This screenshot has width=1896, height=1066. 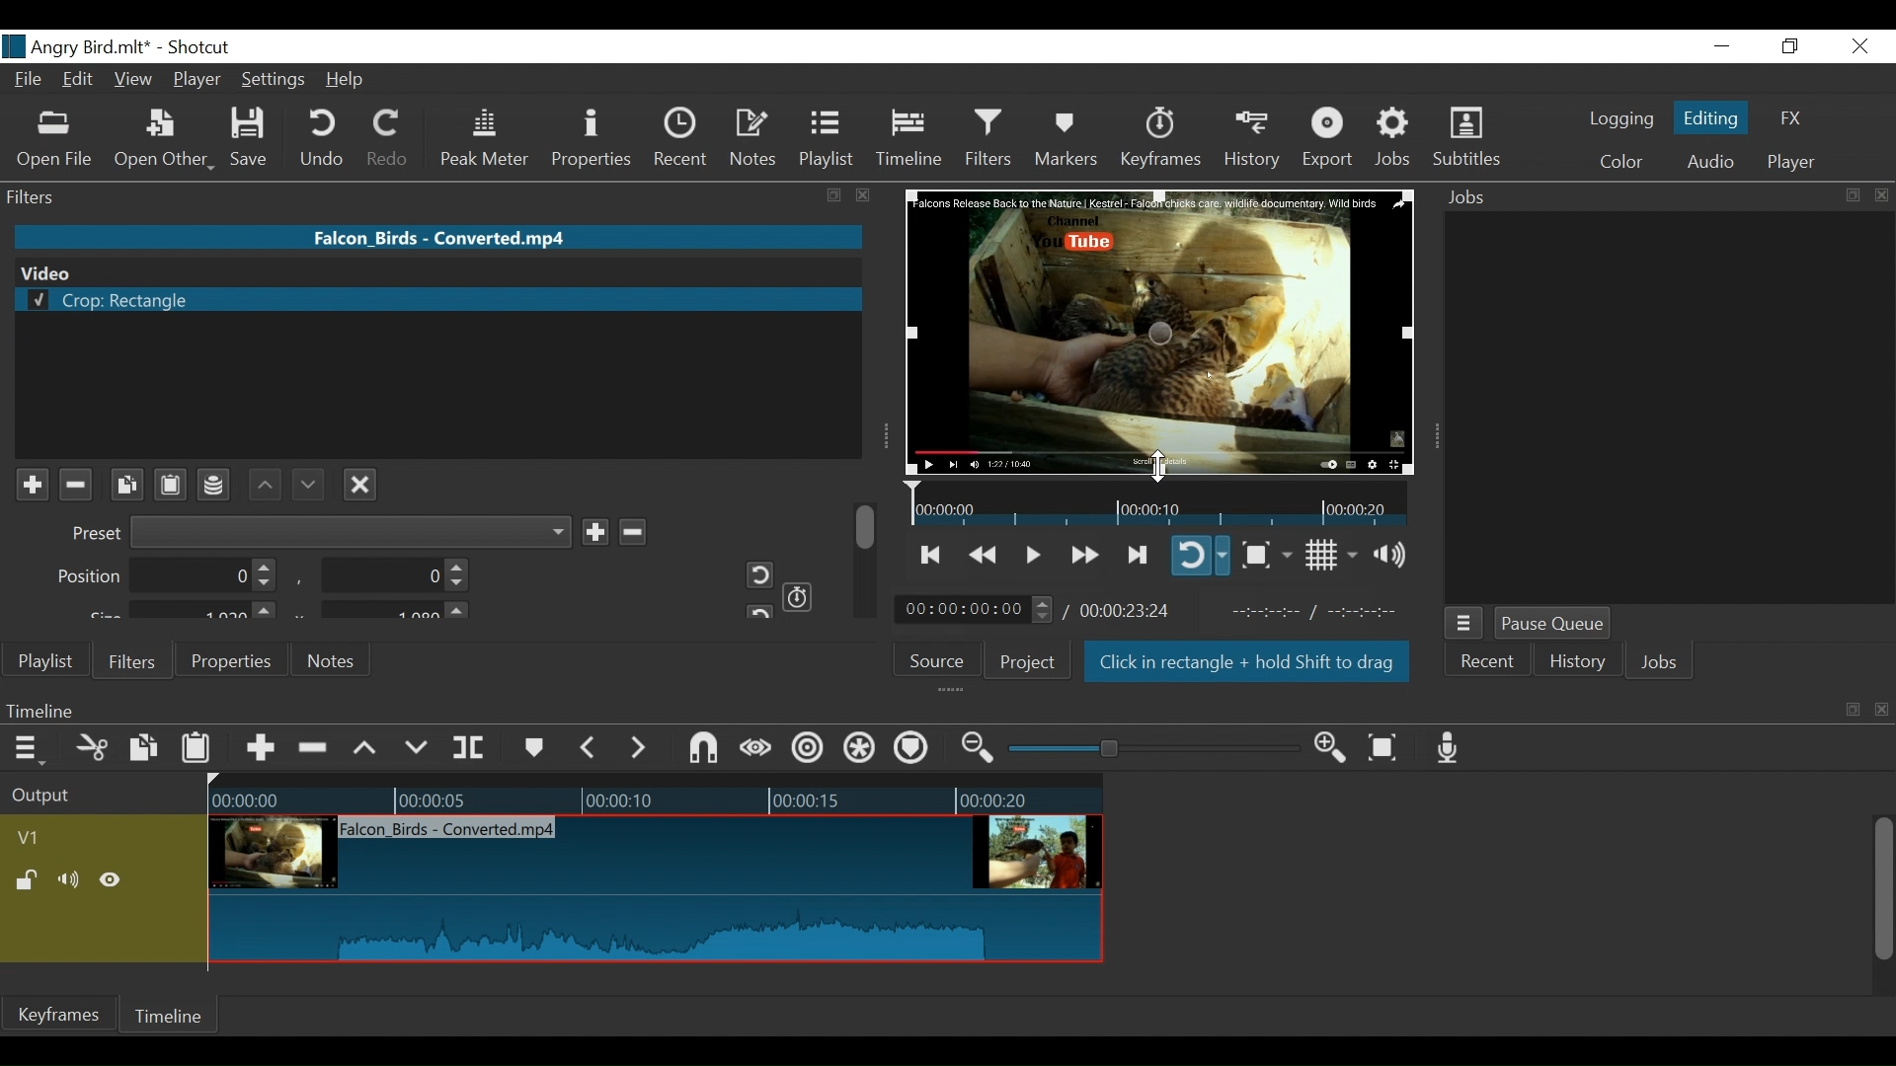 I want to click on In point, so click(x=1322, y=612).